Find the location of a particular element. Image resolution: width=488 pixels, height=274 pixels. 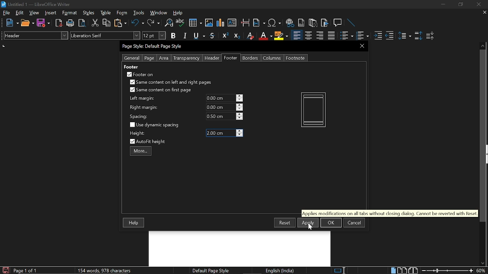

view is located at coordinates (34, 13).